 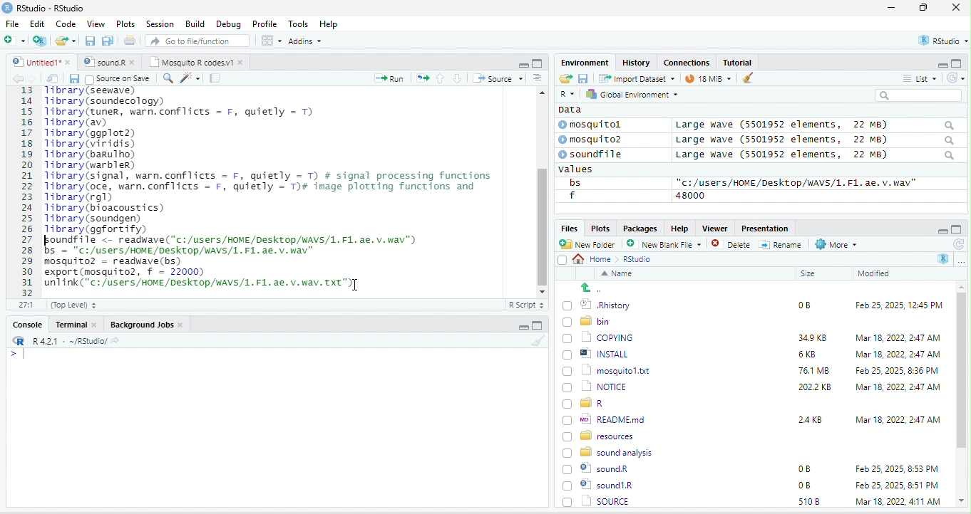 What do you see at coordinates (813, 369) in the screenshot?
I see `76.1 MB` at bounding box center [813, 369].